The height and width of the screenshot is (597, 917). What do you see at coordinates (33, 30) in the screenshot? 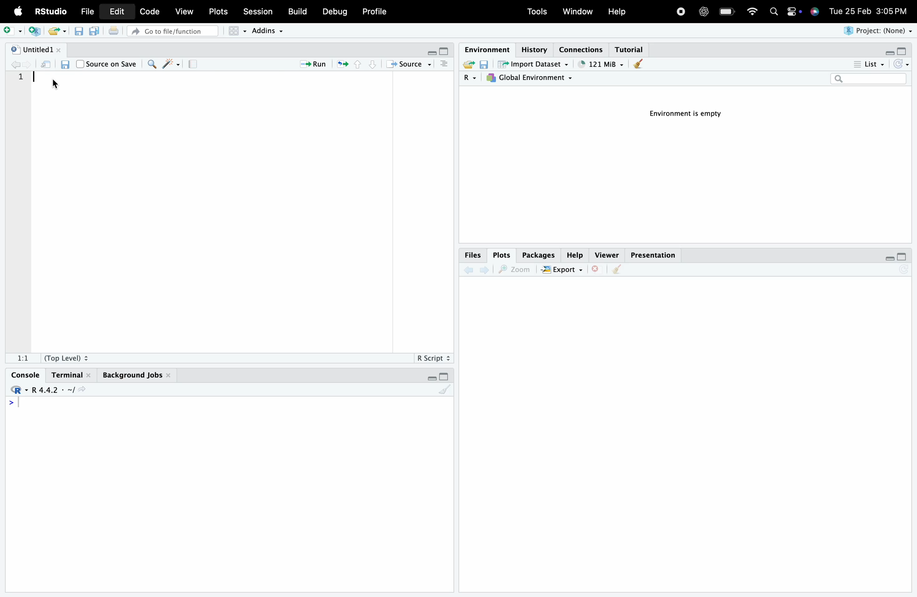
I see `Create a project` at bounding box center [33, 30].